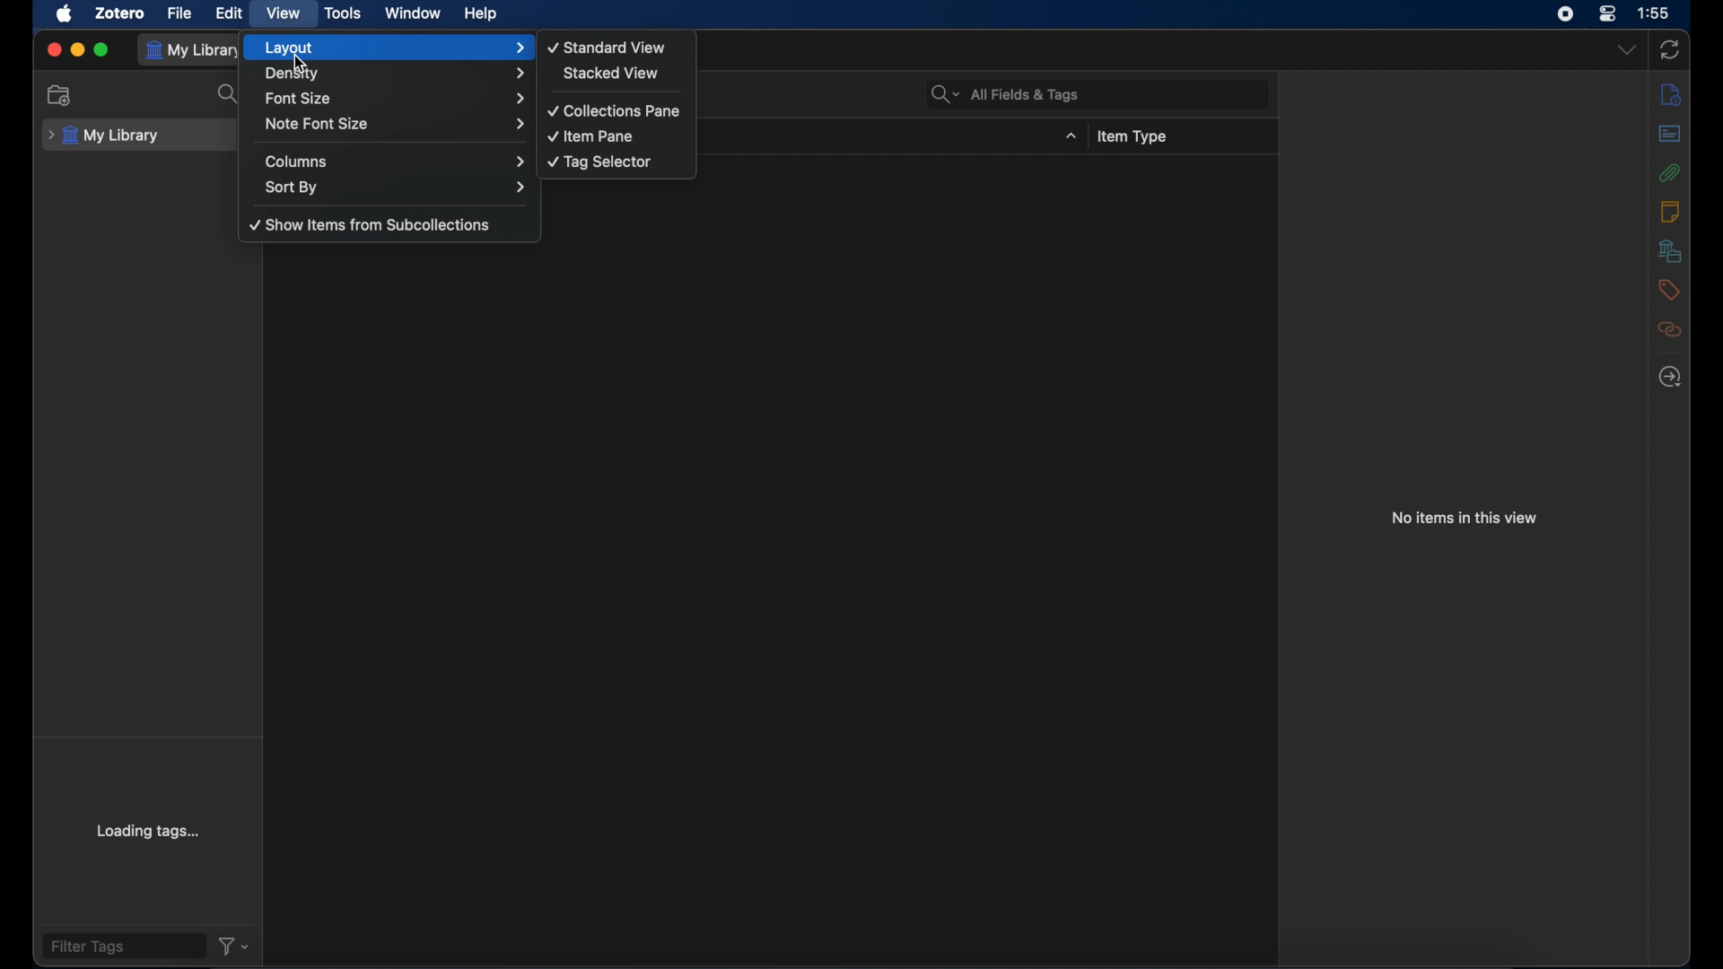  Describe the element at coordinates (88, 947) in the screenshot. I see `filter tags` at that location.